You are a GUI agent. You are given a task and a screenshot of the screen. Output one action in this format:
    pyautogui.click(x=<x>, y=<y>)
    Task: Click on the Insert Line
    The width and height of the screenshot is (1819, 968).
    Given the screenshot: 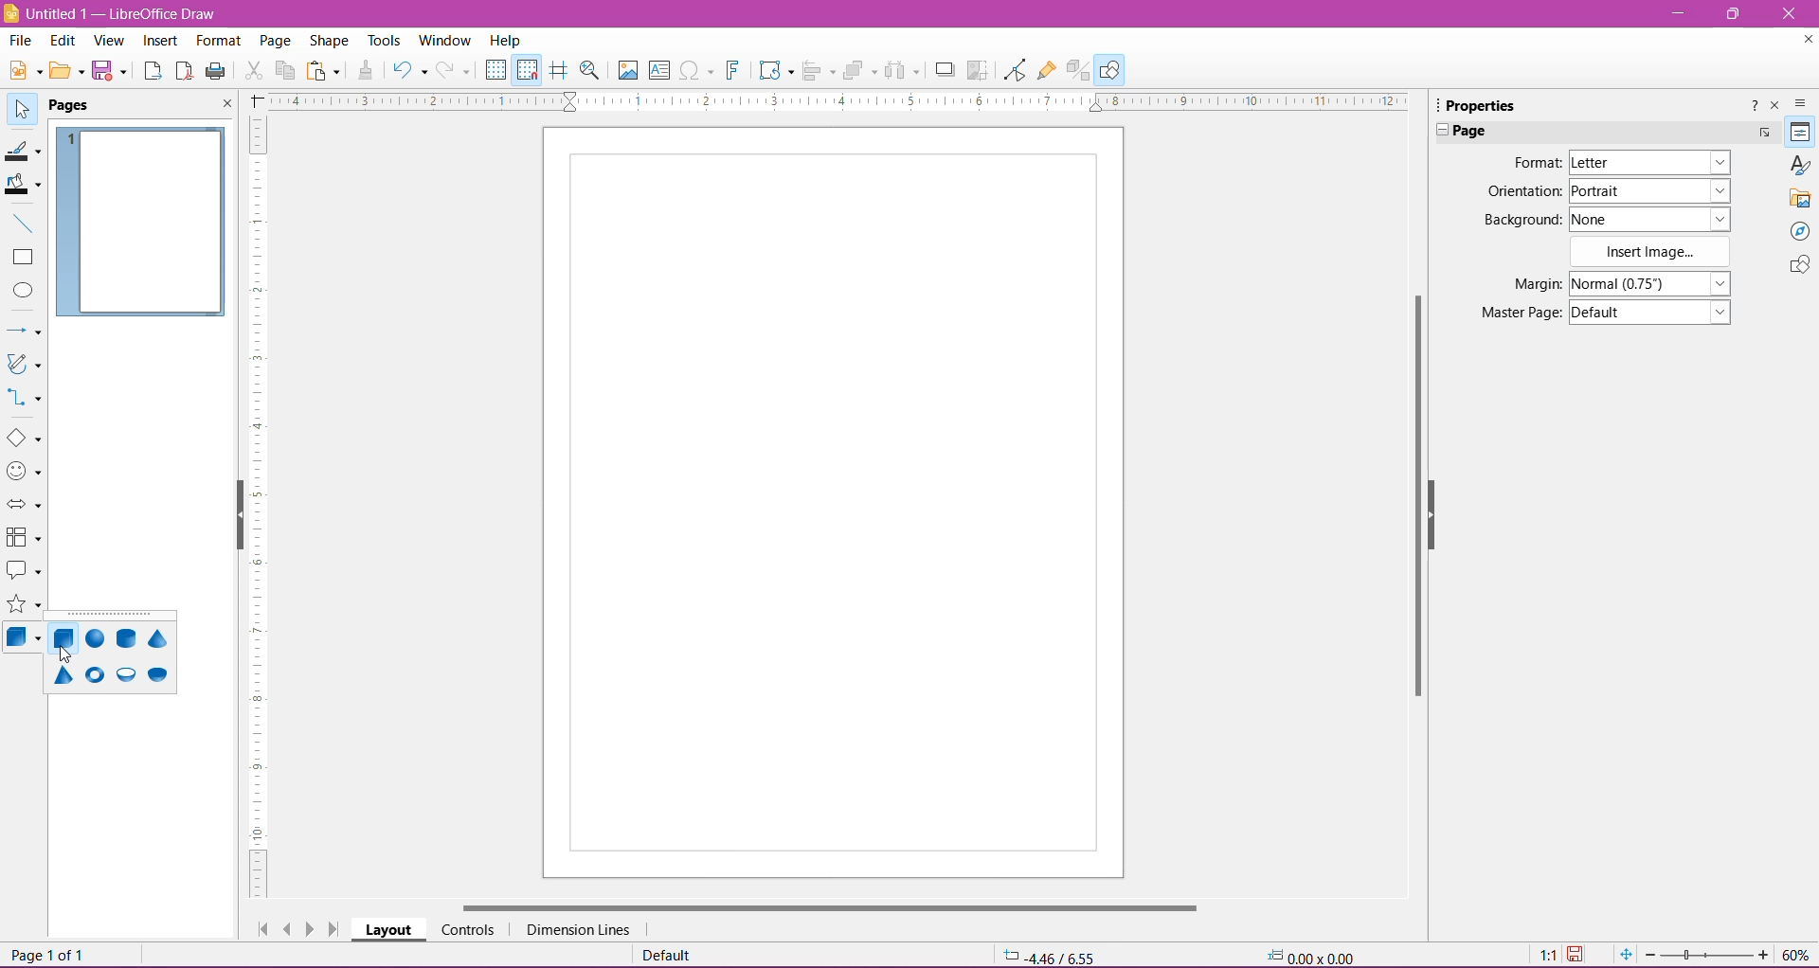 What is the action you would take?
    pyautogui.click(x=22, y=223)
    